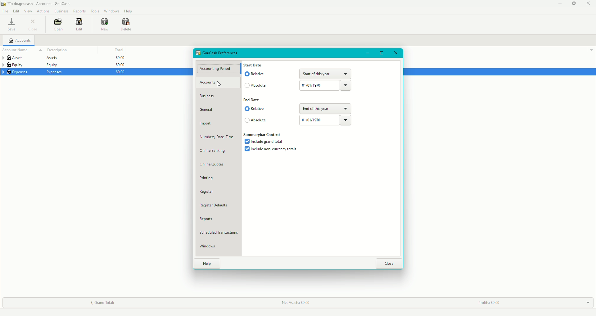 Image resolution: width=596 pixels, height=316 pixels. Describe the element at coordinates (560, 3) in the screenshot. I see `Minimize` at that location.